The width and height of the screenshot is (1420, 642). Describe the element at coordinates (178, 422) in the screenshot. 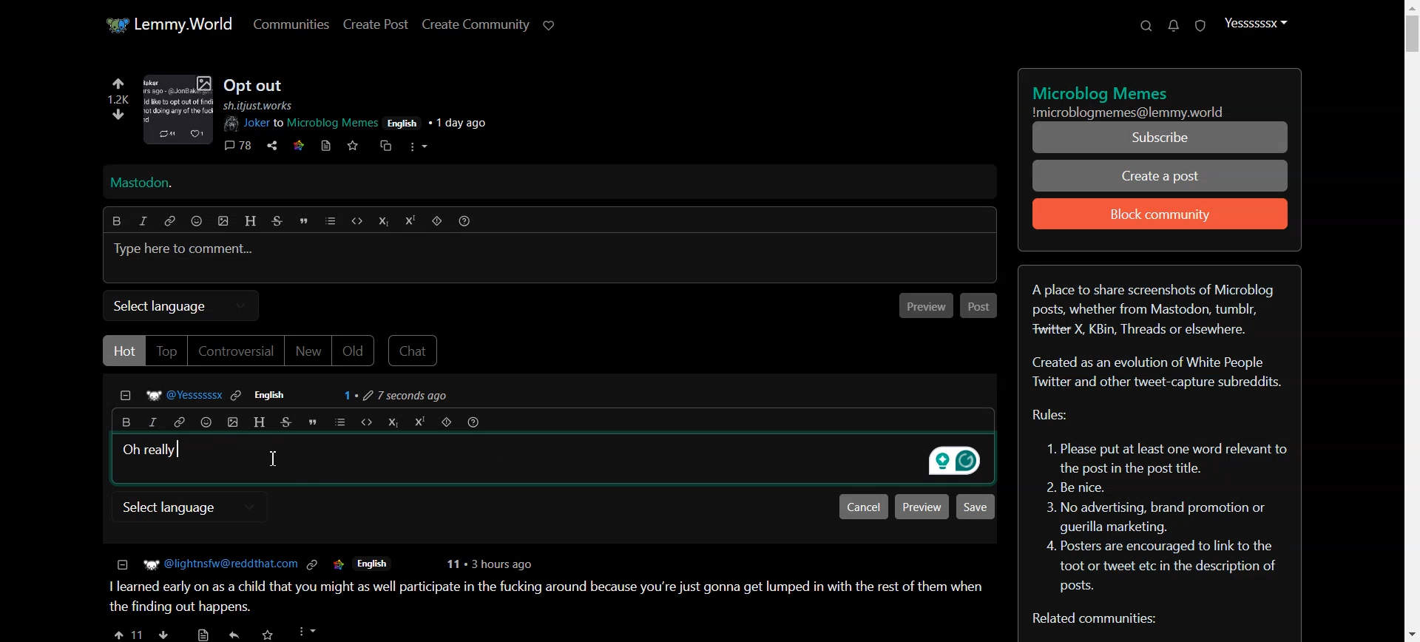

I see `Hyperlink` at that location.